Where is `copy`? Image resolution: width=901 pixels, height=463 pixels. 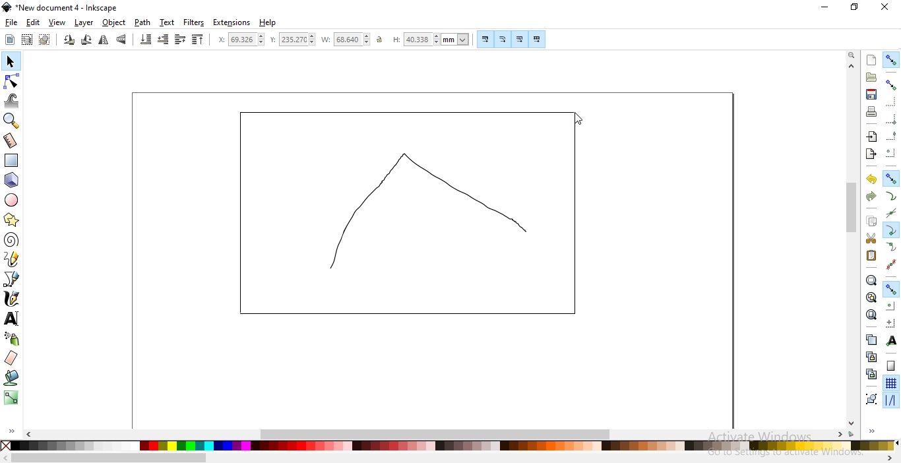 copy is located at coordinates (871, 220).